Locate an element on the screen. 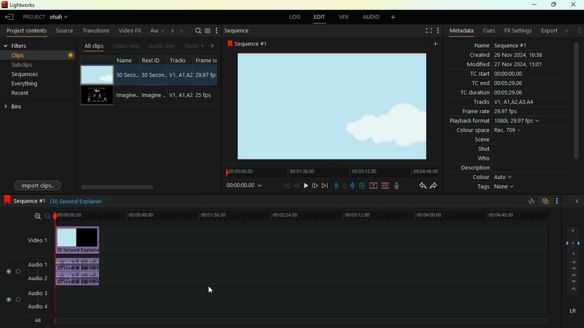 The height and width of the screenshot is (328, 584). toggle is located at coordinates (8, 299).